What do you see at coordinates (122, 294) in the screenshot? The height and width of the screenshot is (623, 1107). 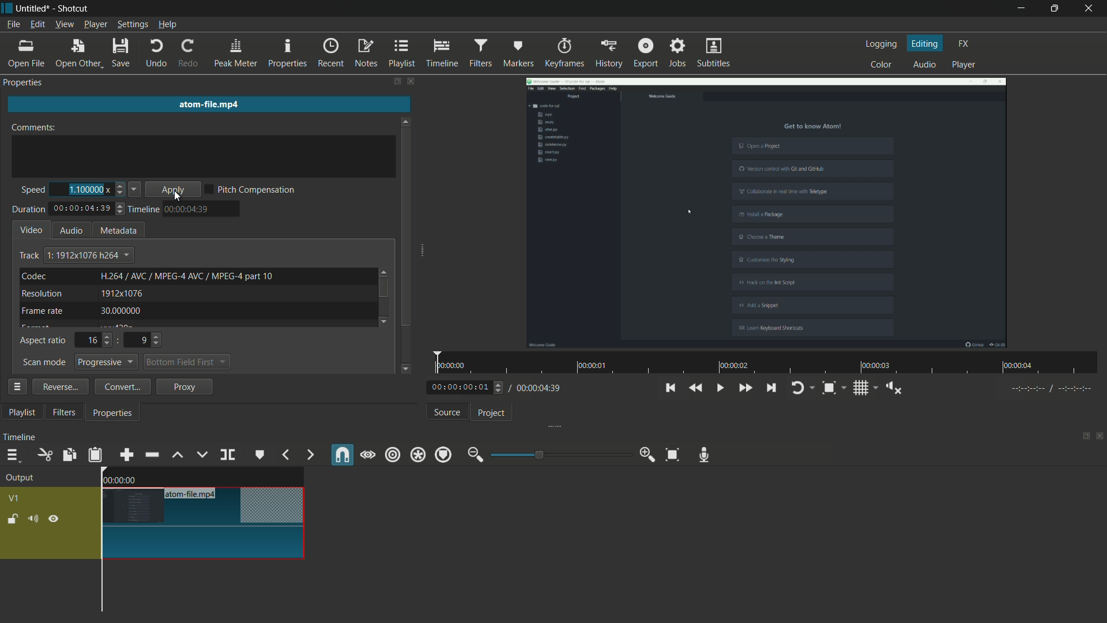 I see `1912x1076` at bounding box center [122, 294].